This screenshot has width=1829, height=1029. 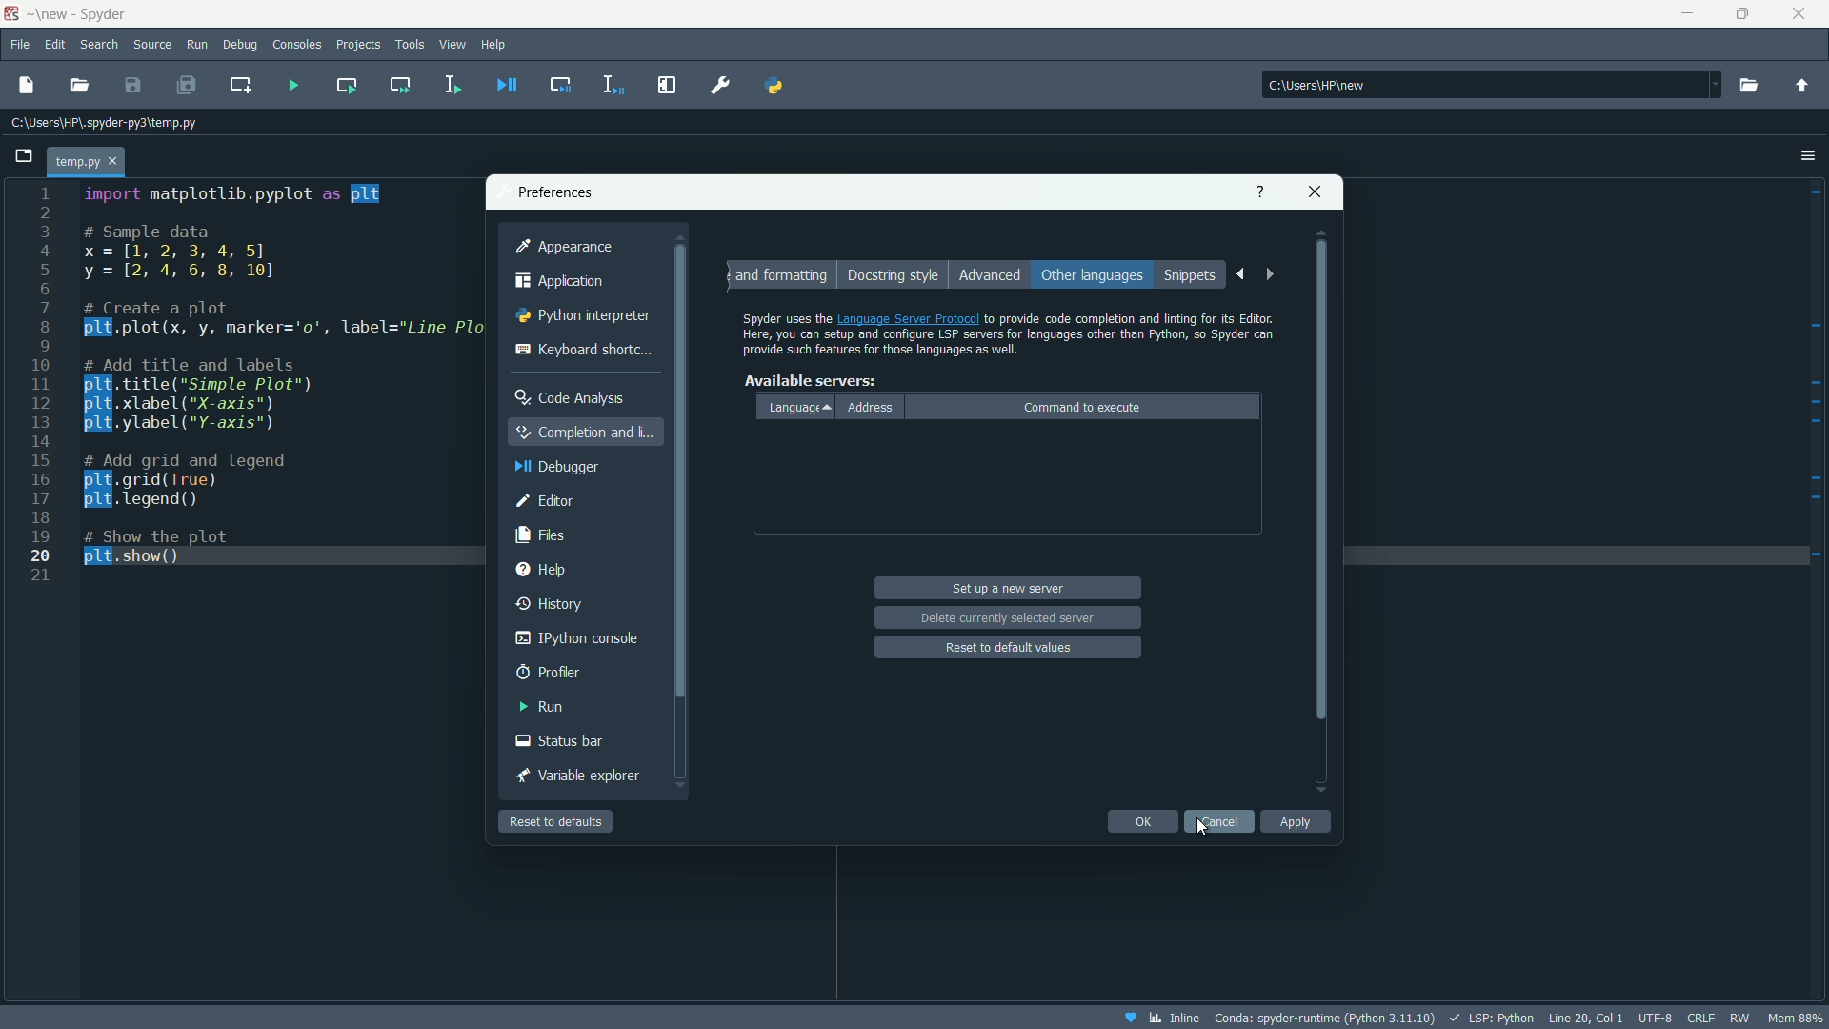 I want to click on app icon, so click(x=10, y=14).